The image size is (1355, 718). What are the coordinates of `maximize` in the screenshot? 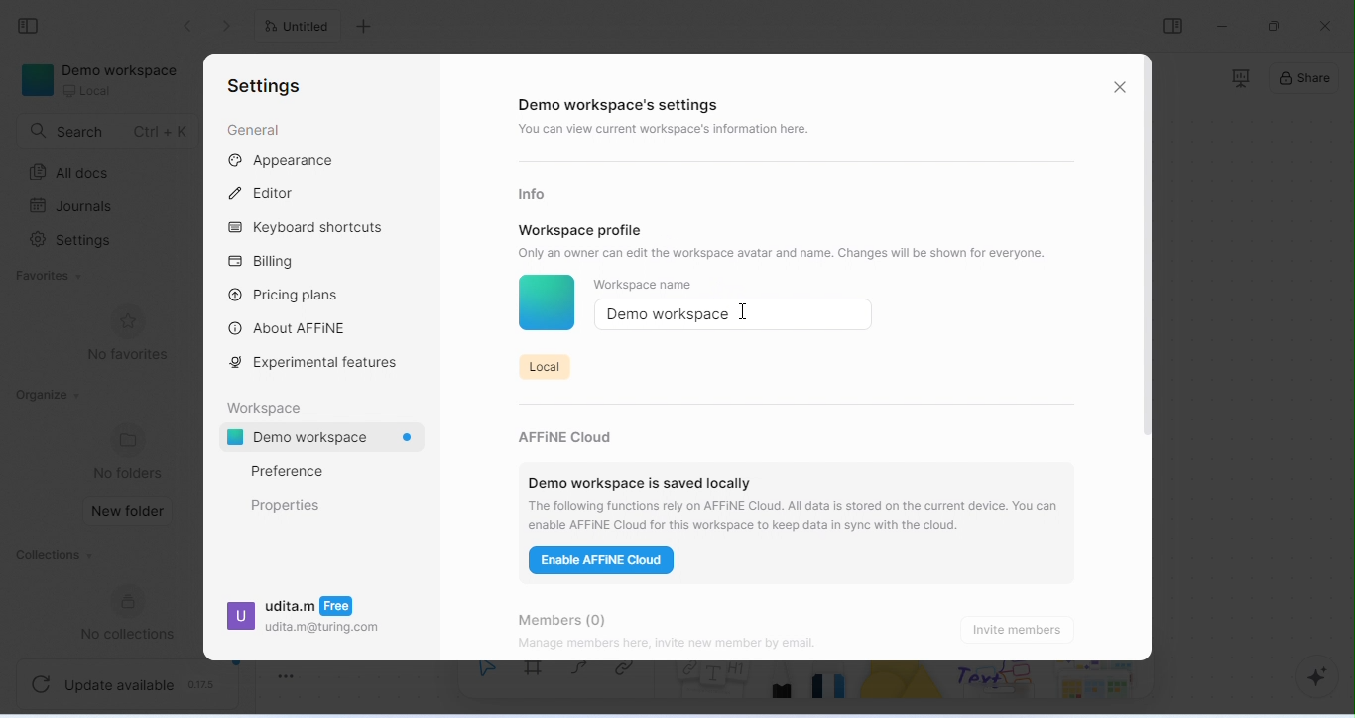 It's located at (1277, 25).